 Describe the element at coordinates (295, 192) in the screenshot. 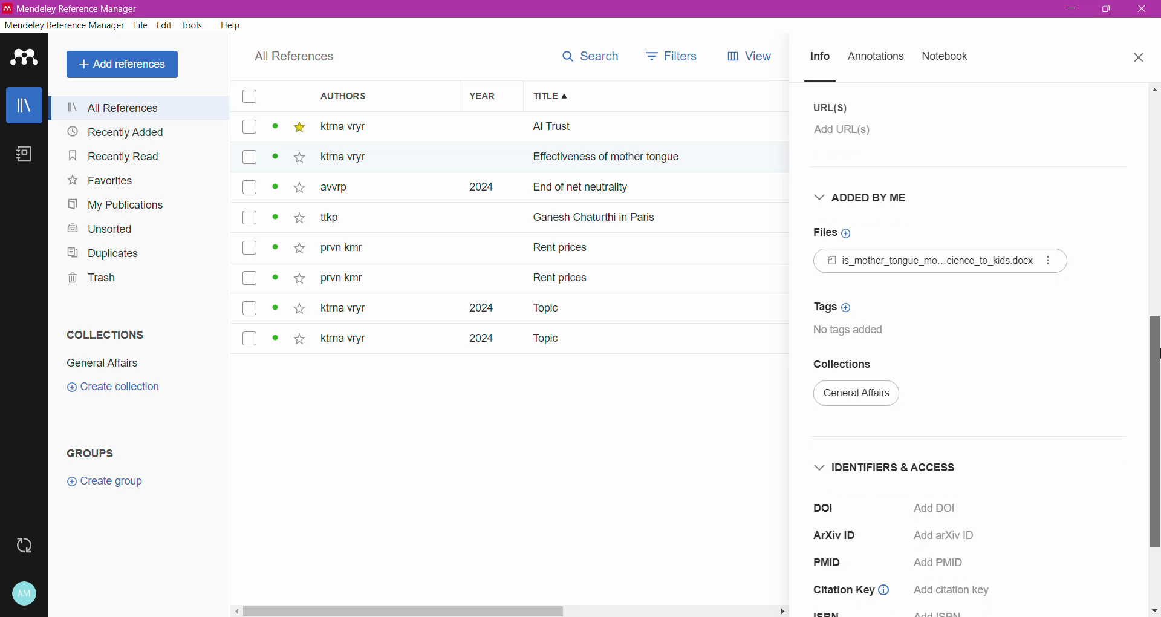

I see `star` at that location.